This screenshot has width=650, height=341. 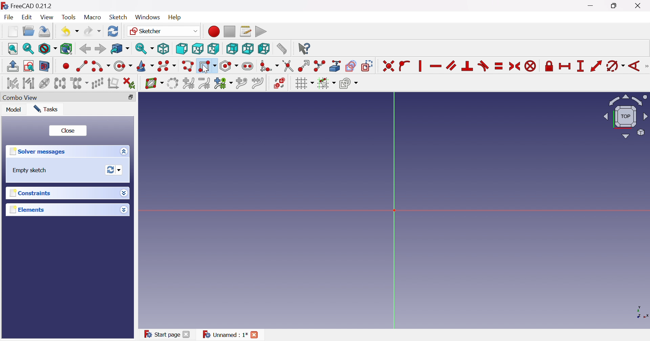 I want to click on Create point, so click(x=66, y=67).